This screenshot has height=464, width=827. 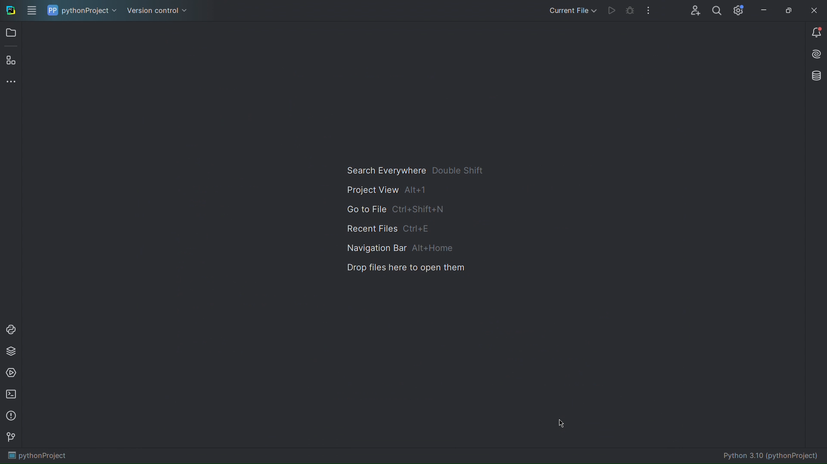 I want to click on Services, so click(x=11, y=372).